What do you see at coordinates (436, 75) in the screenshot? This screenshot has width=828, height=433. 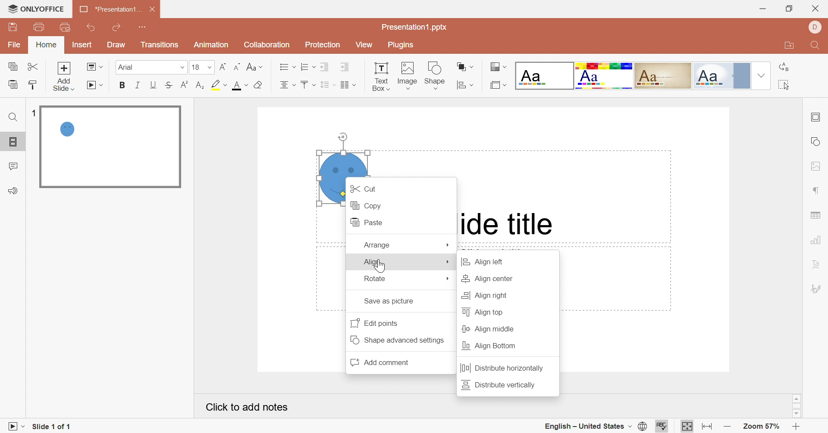 I see `Shape` at bounding box center [436, 75].